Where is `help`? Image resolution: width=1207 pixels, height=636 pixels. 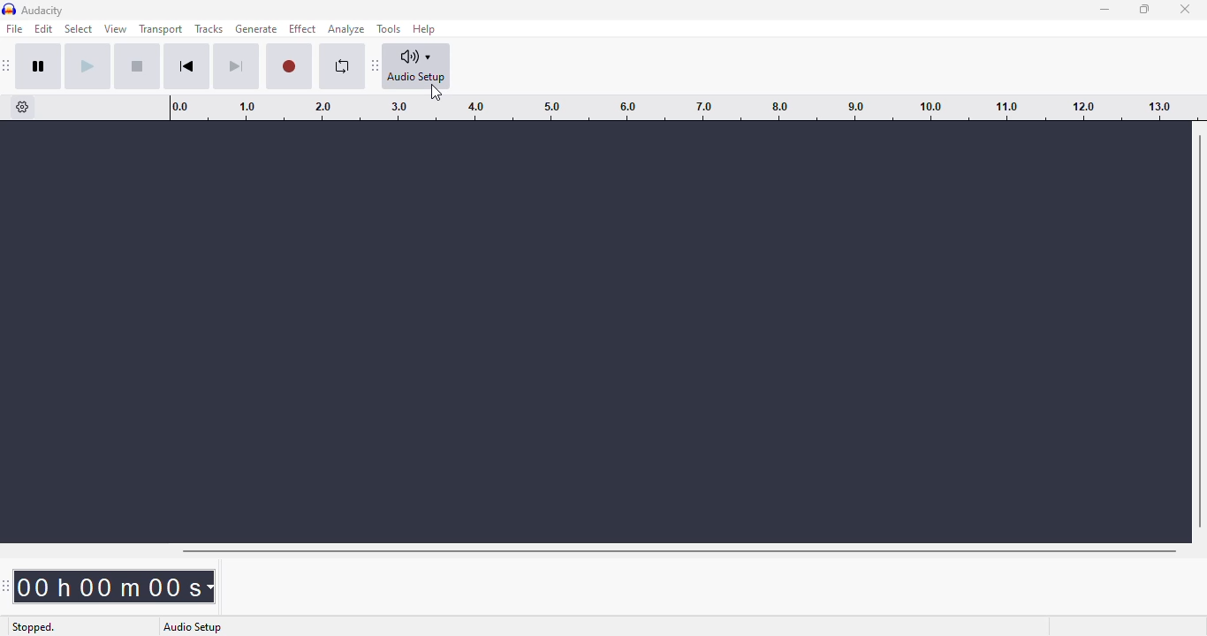
help is located at coordinates (425, 28).